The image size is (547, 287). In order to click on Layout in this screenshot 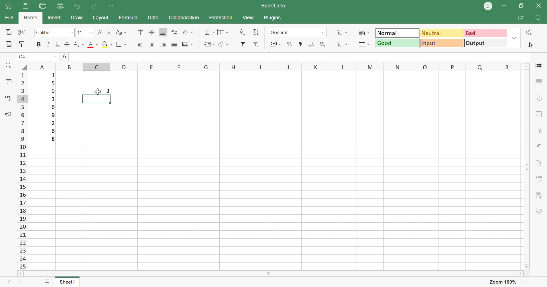, I will do `click(101, 17)`.